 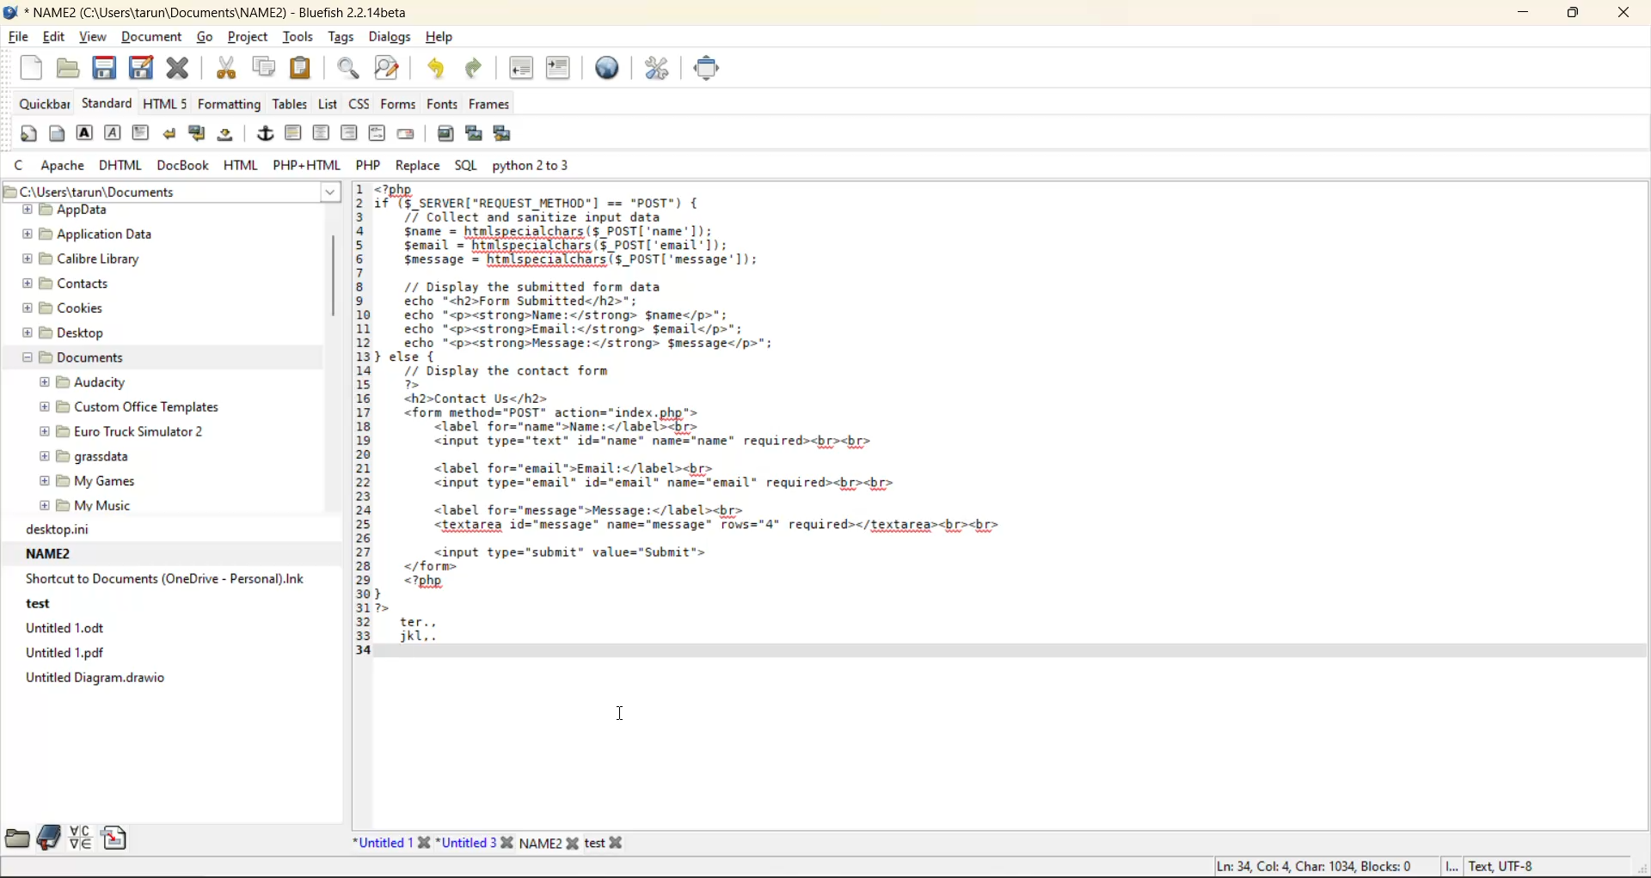 What do you see at coordinates (230, 70) in the screenshot?
I see `cut` at bounding box center [230, 70].